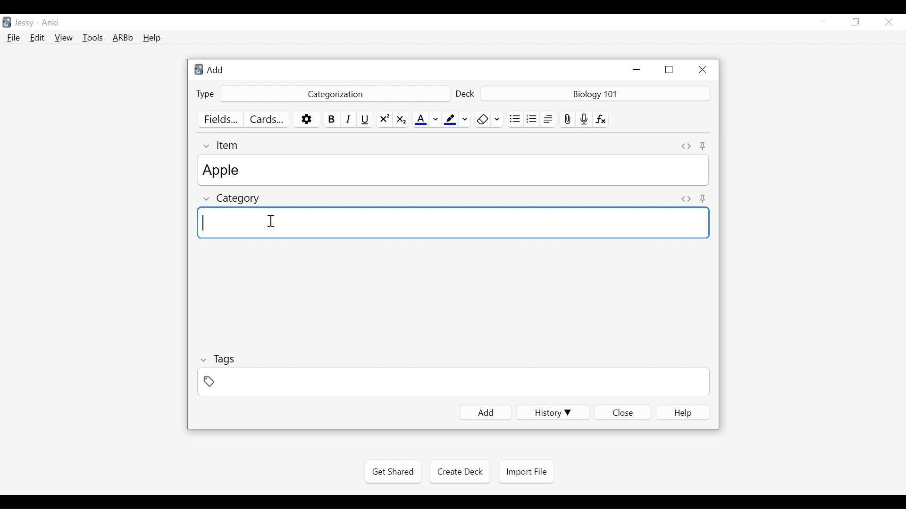 The height and width of the screenshot is (509, 906). I want to click on Options, so click(306, 120).